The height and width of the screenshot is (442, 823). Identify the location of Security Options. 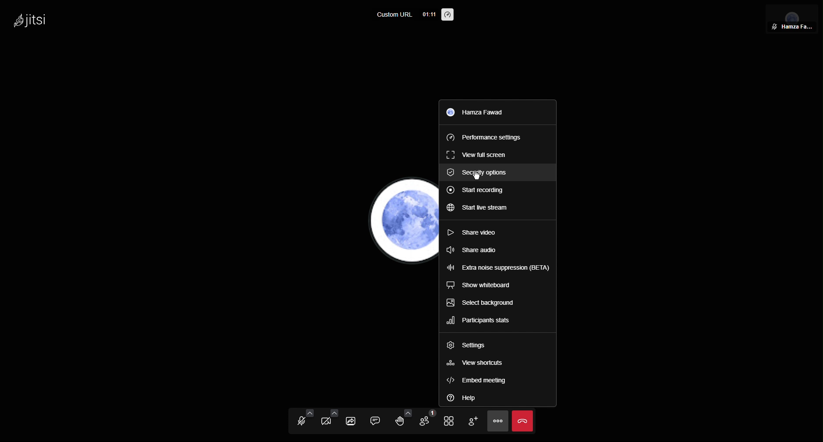
(479, 171).